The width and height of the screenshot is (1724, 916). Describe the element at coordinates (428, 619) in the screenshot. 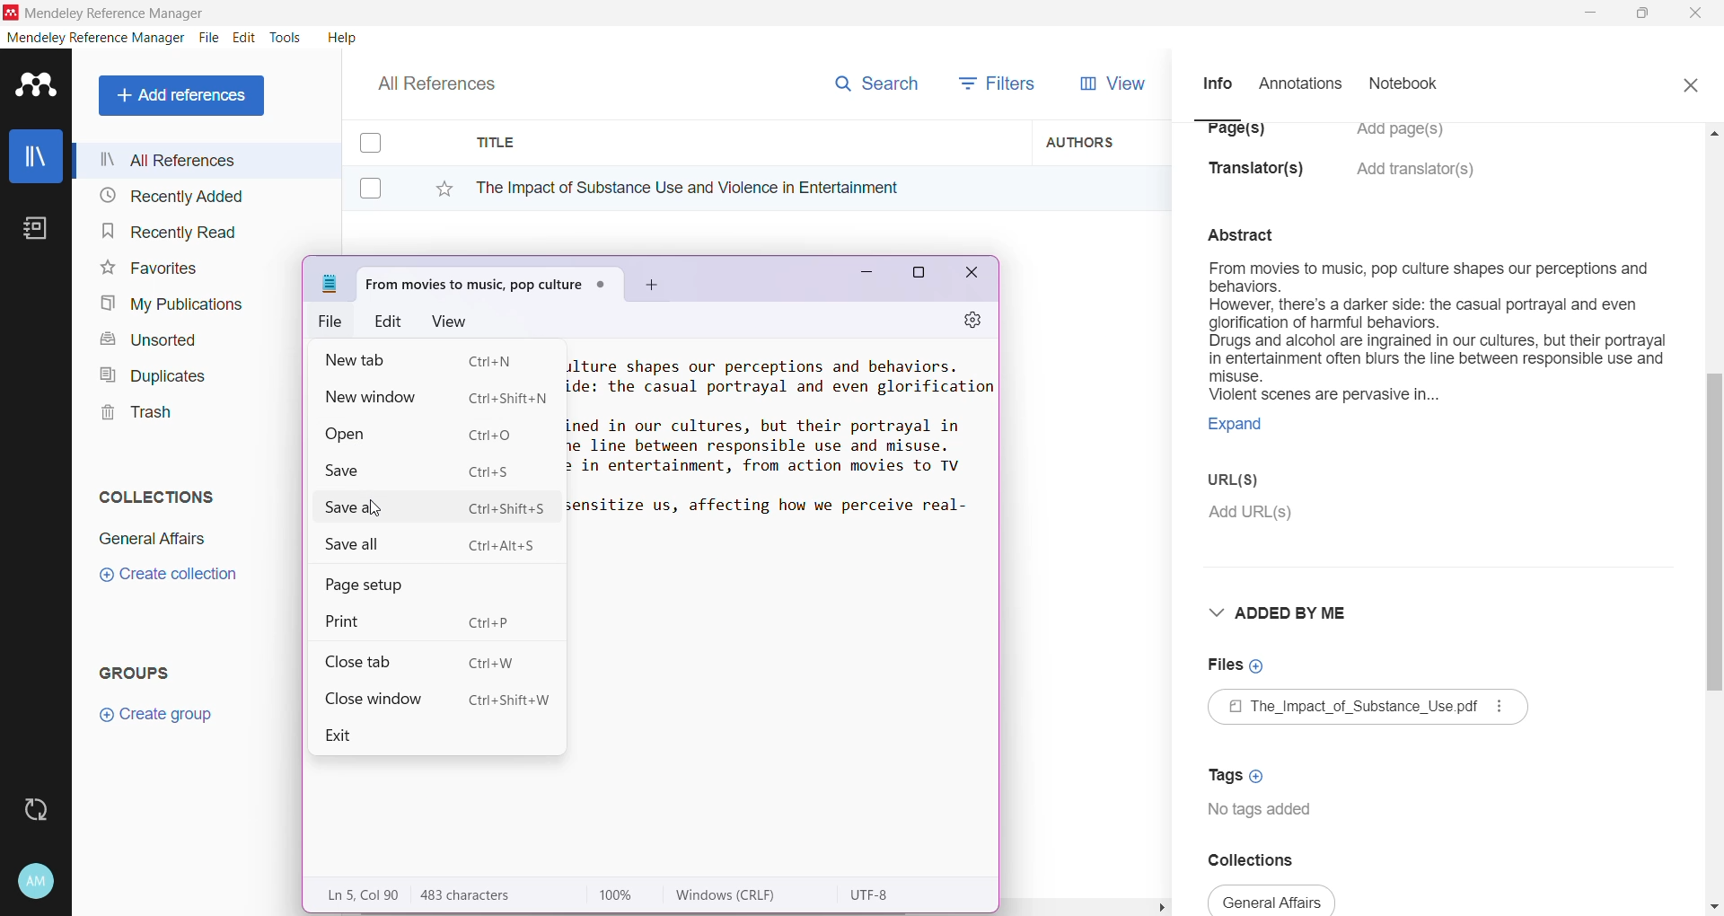

I see `Print` at that location.